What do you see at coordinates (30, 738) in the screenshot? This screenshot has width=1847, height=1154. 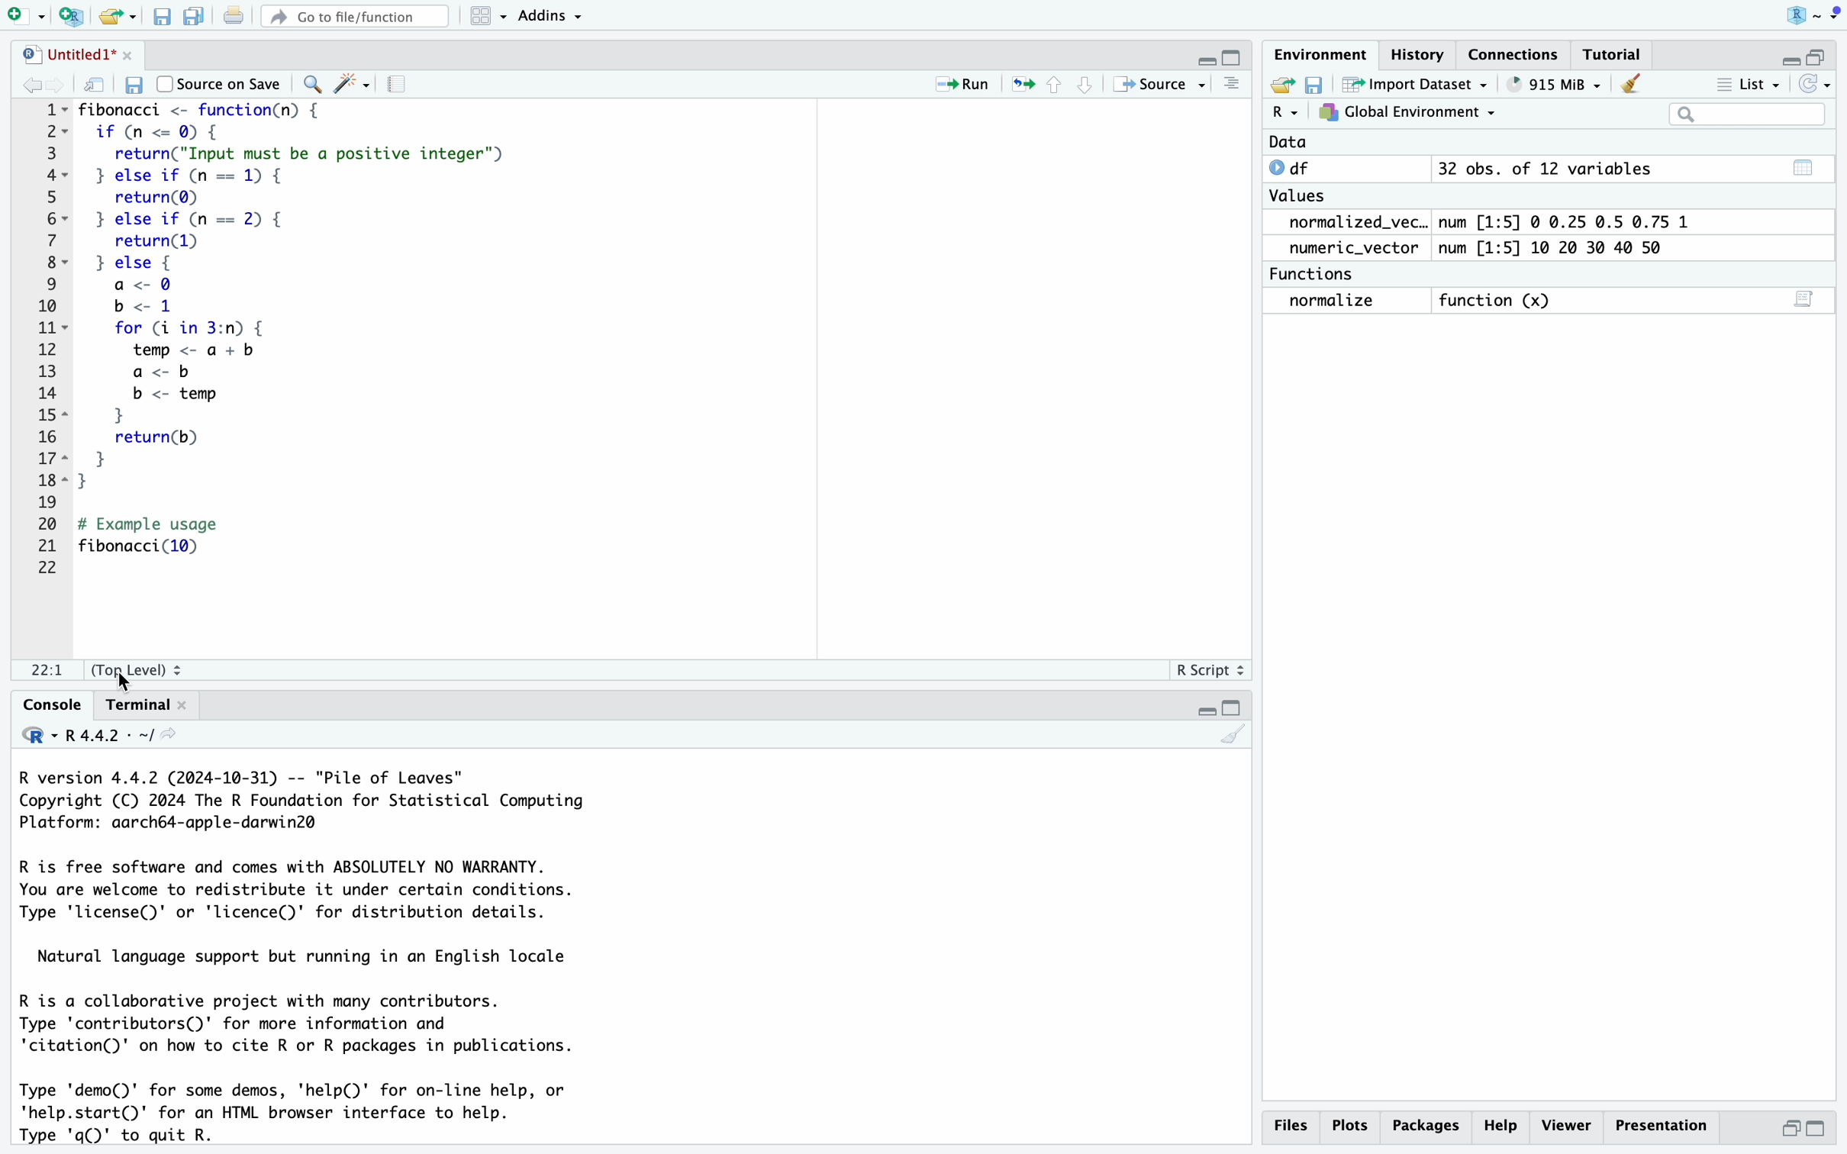 I see `select language` at bounding box center [30, 738].